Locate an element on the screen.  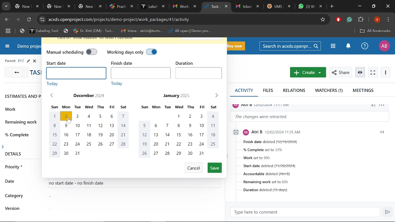
Restore down is located at coordinates (374, 6).